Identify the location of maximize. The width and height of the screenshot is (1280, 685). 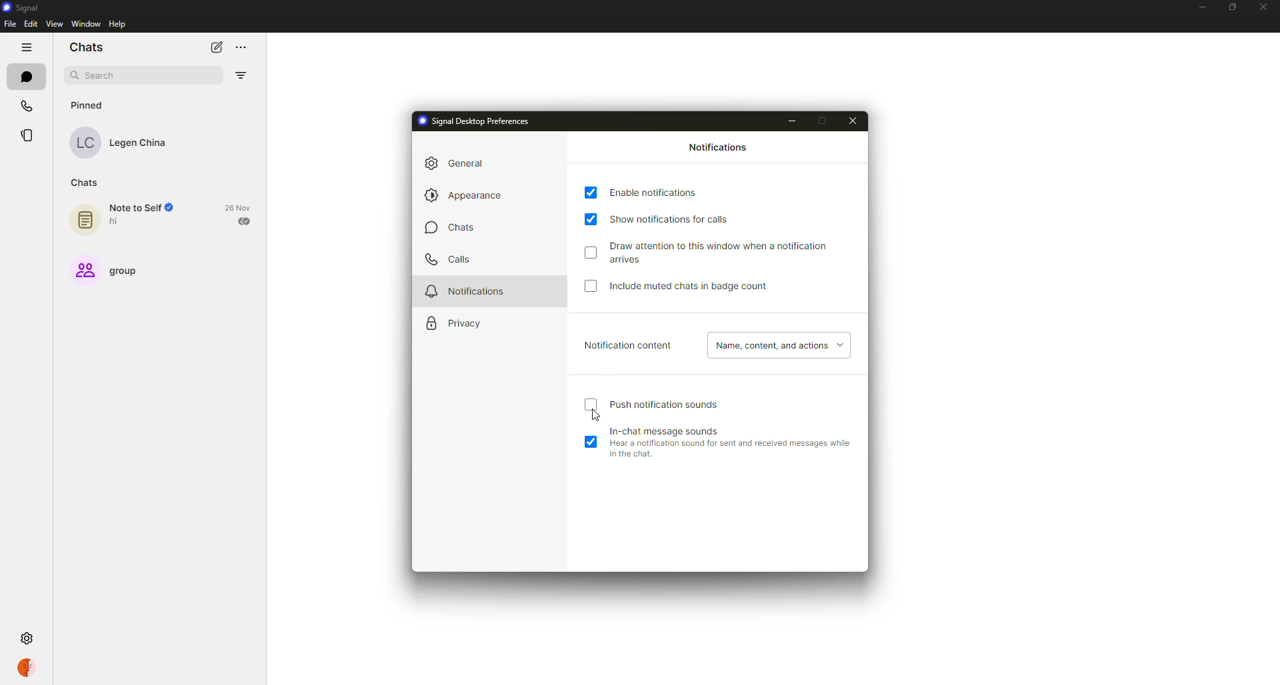
(1235, 5).